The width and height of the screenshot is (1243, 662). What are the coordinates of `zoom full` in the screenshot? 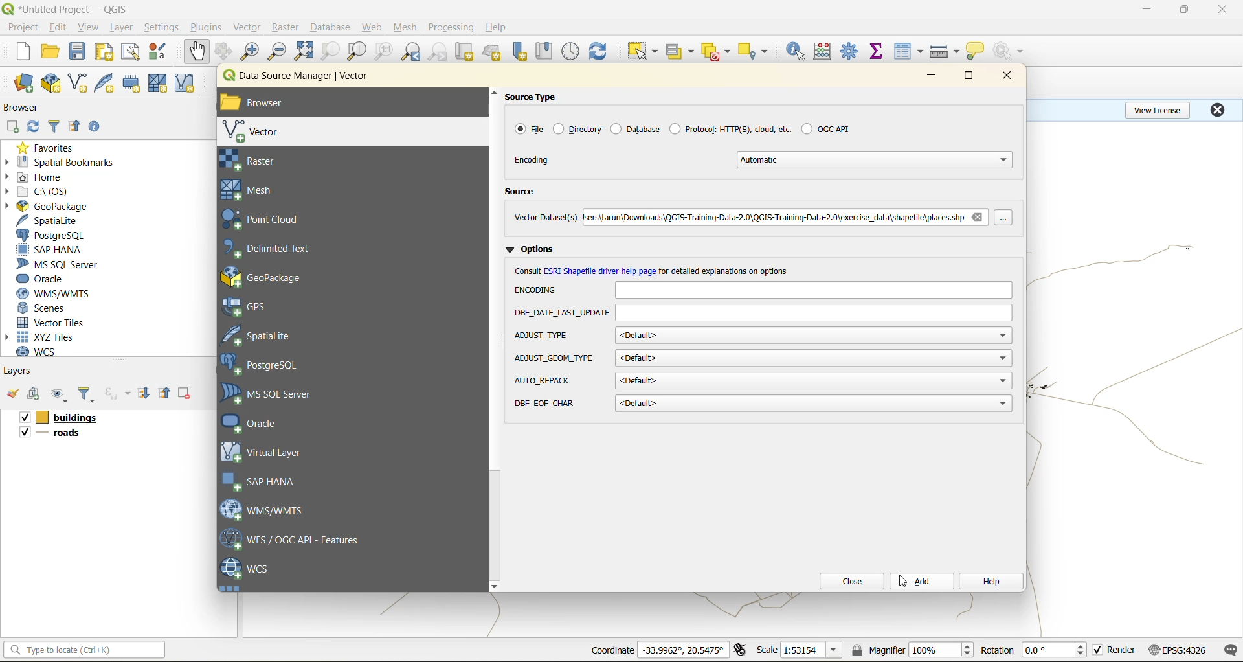 It's located at (304, 51).